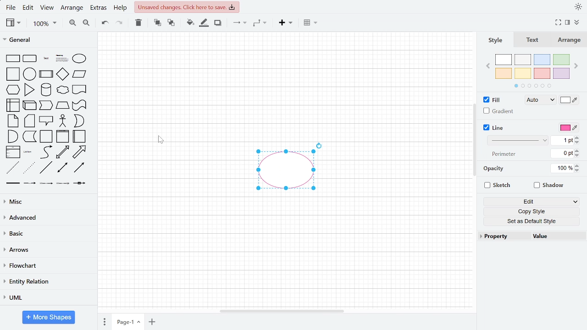  Describe the element at coordinates (72, 9) in the screenshot. I see `arrange` at that location.